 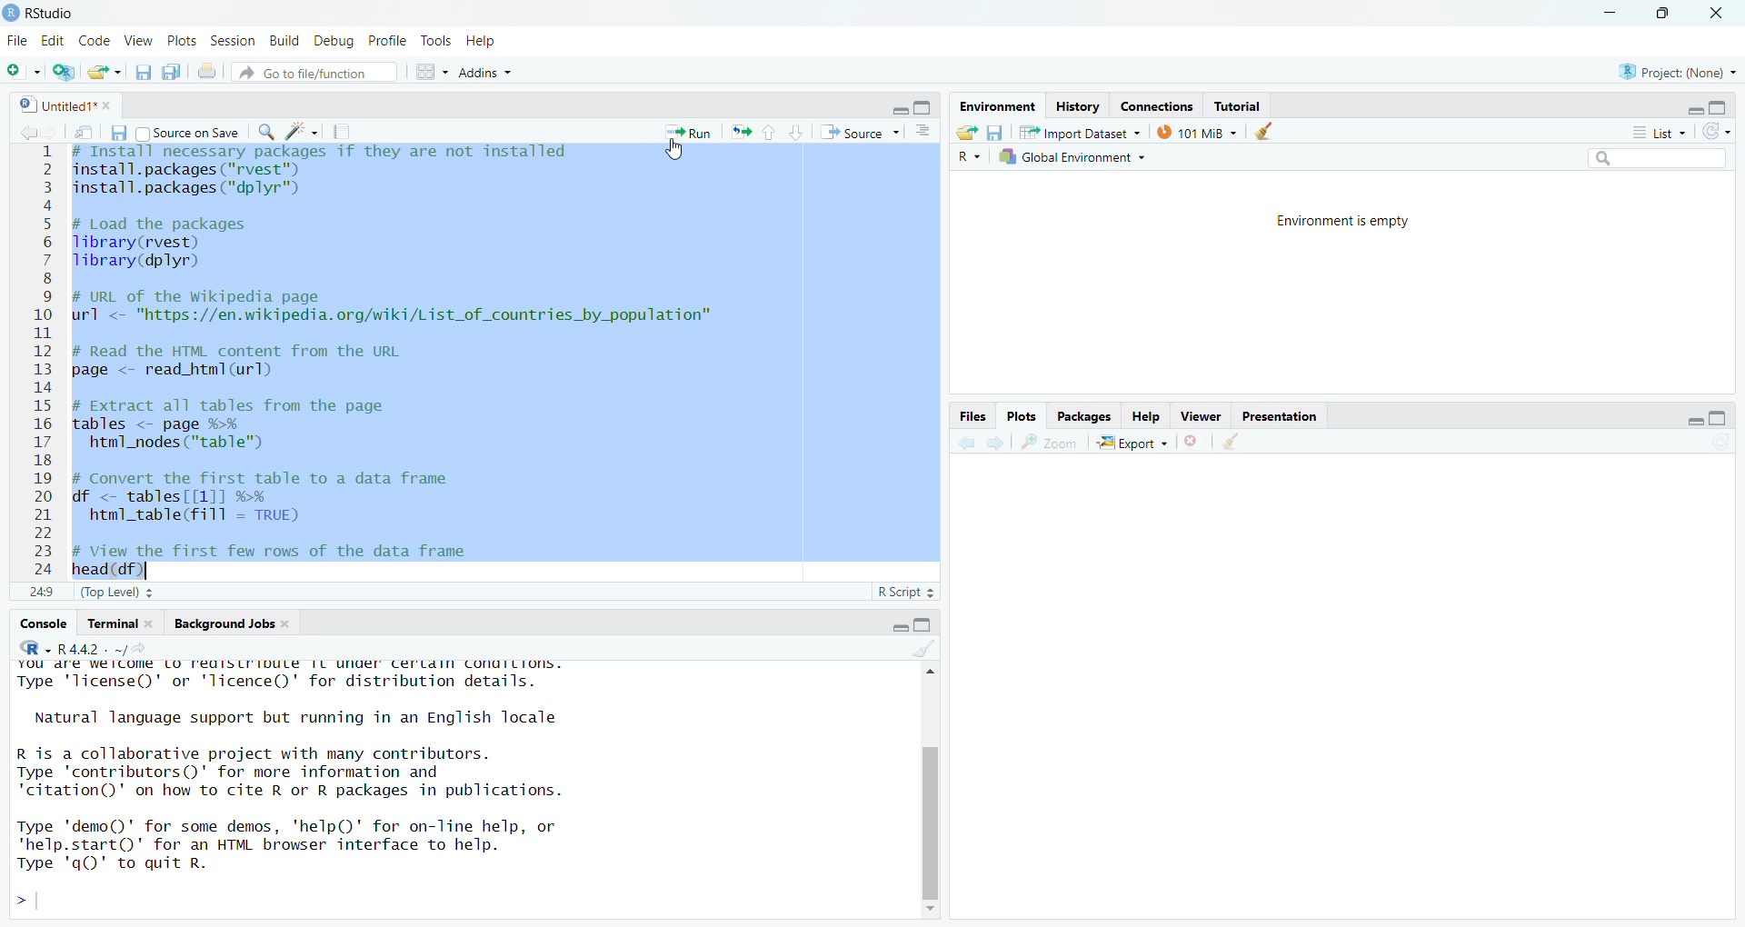 I want to click on New project, so click(x=65, y=72).